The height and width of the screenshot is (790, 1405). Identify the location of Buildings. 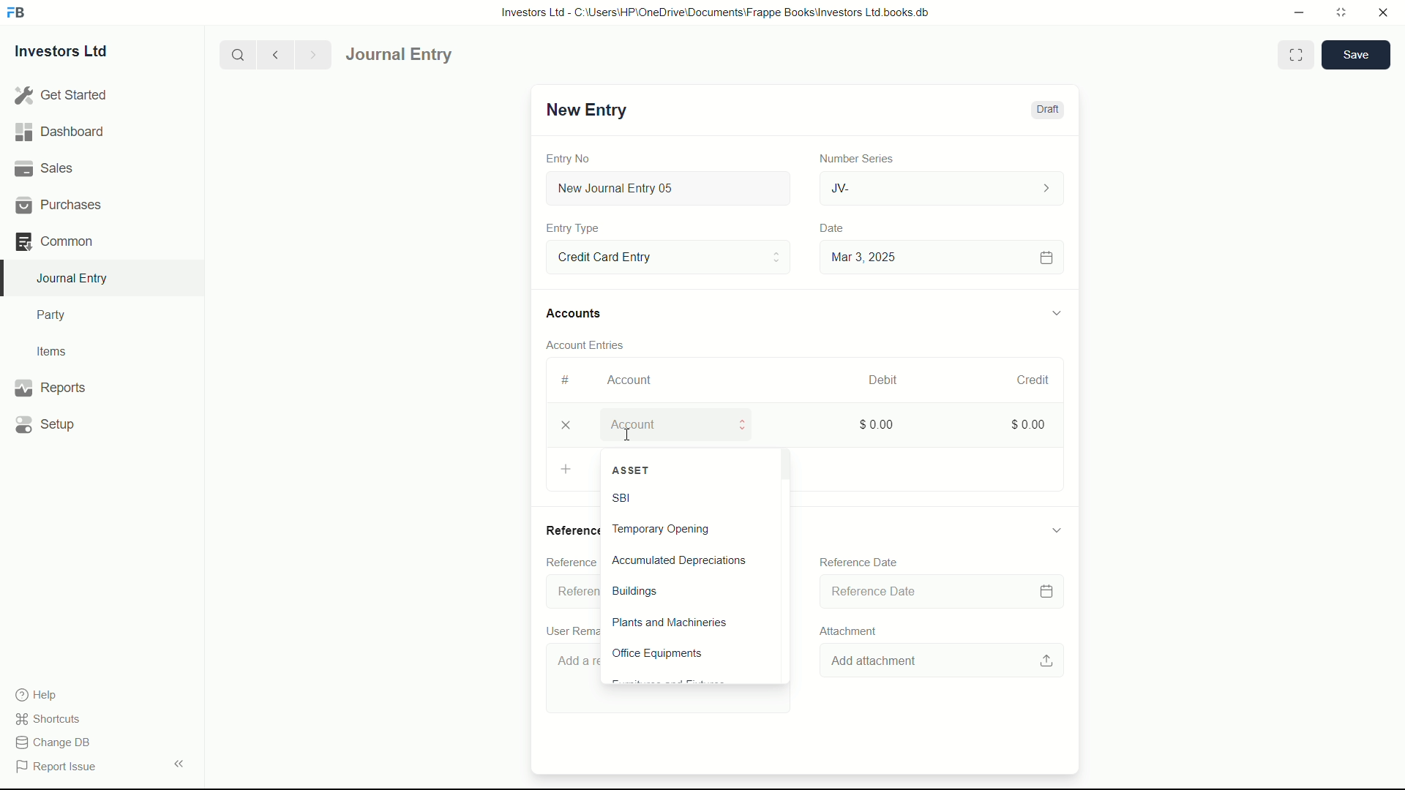
(689, 592).